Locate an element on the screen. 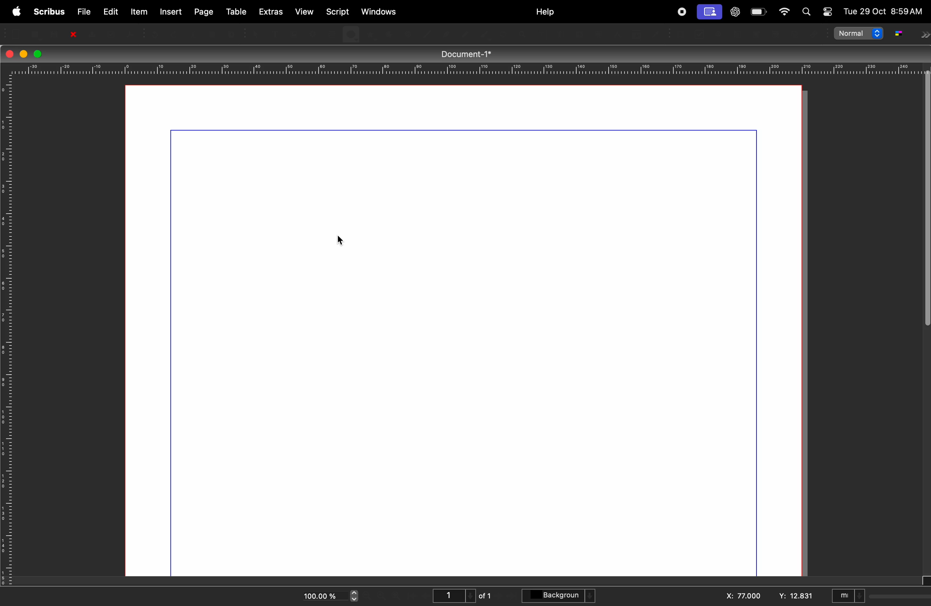 This screenshot has height=606, width=931. find is located at coordinates (809, 13).